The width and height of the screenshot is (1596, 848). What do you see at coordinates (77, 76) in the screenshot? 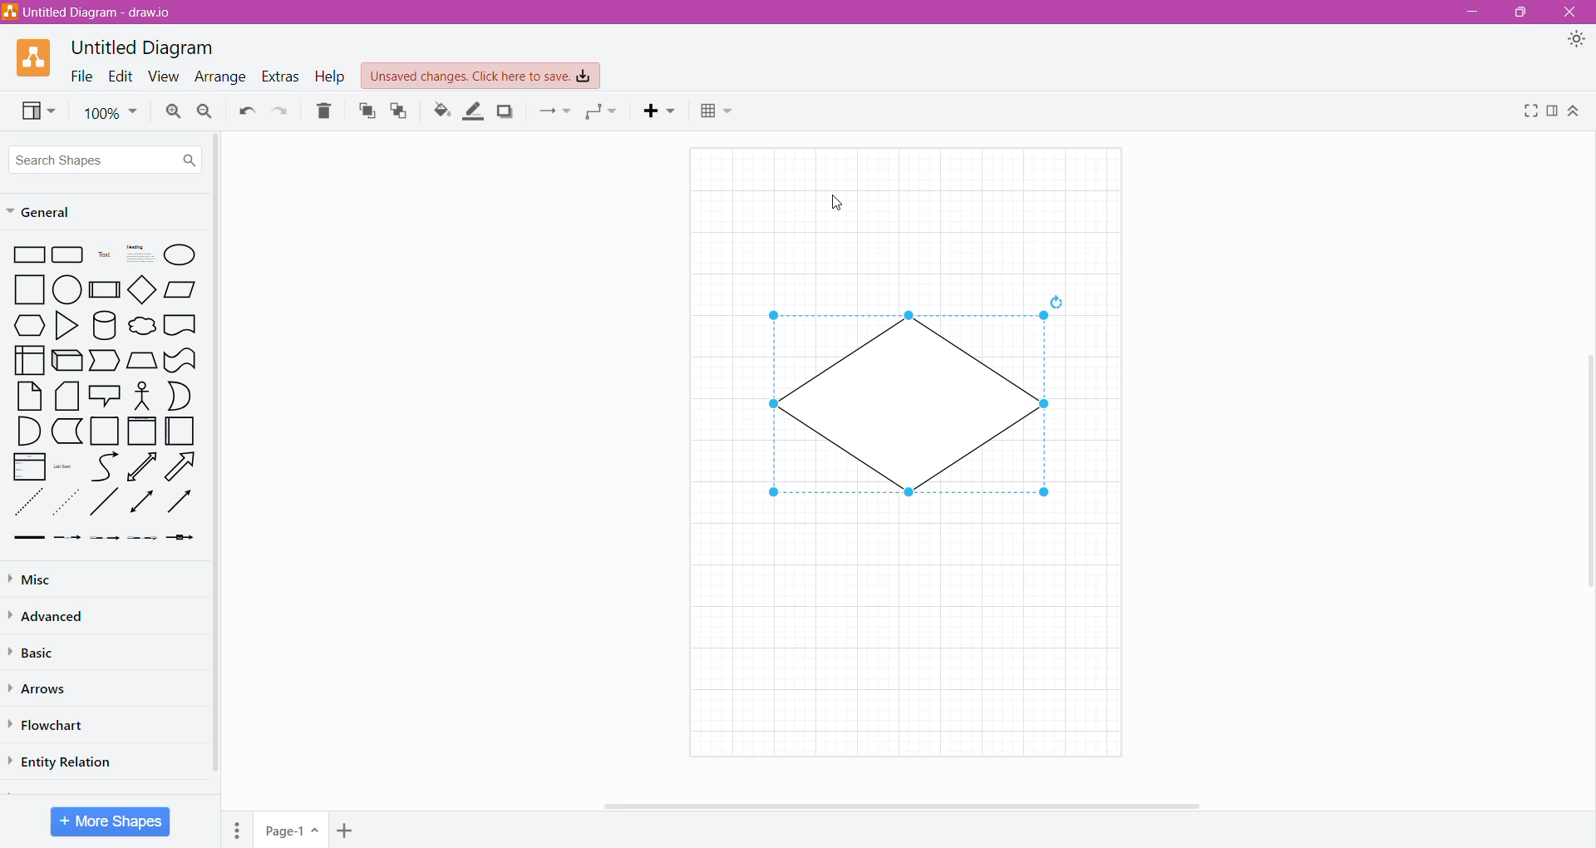
I see `File` at bounding box center [77, 76].